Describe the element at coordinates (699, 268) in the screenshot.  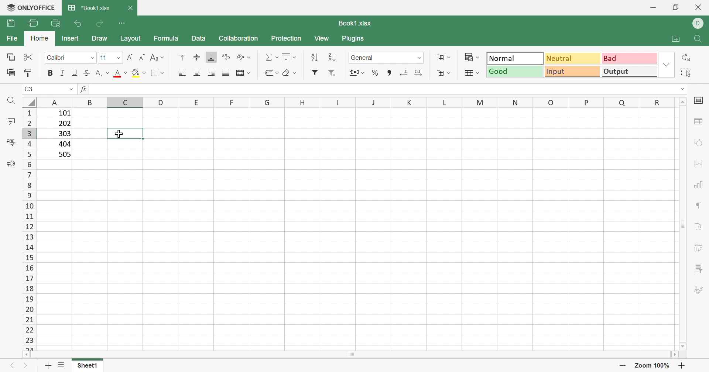
I see `slicer settings` at that location.